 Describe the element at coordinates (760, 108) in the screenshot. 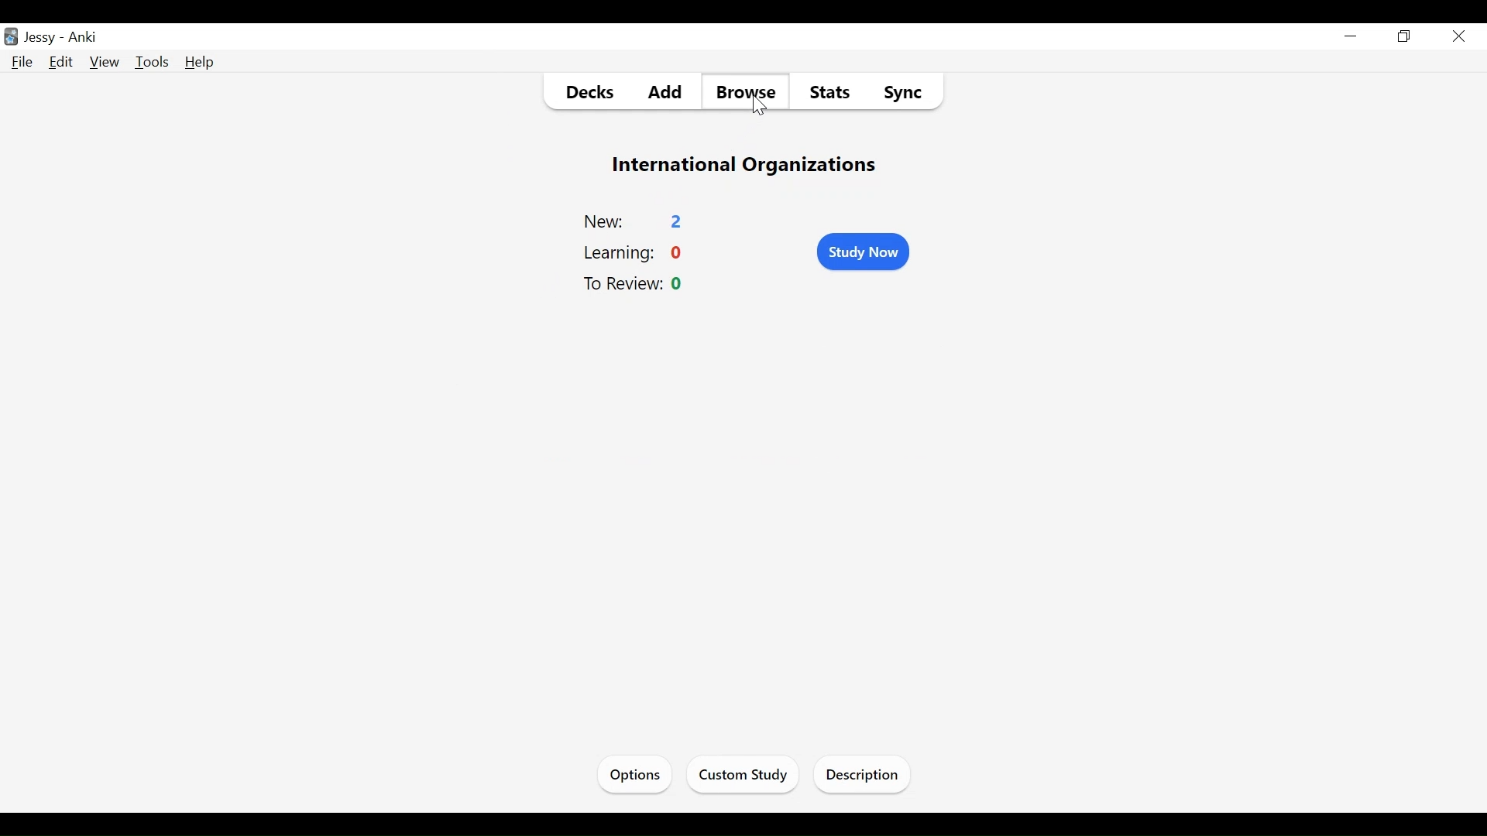

I see `Cursor` at that location.